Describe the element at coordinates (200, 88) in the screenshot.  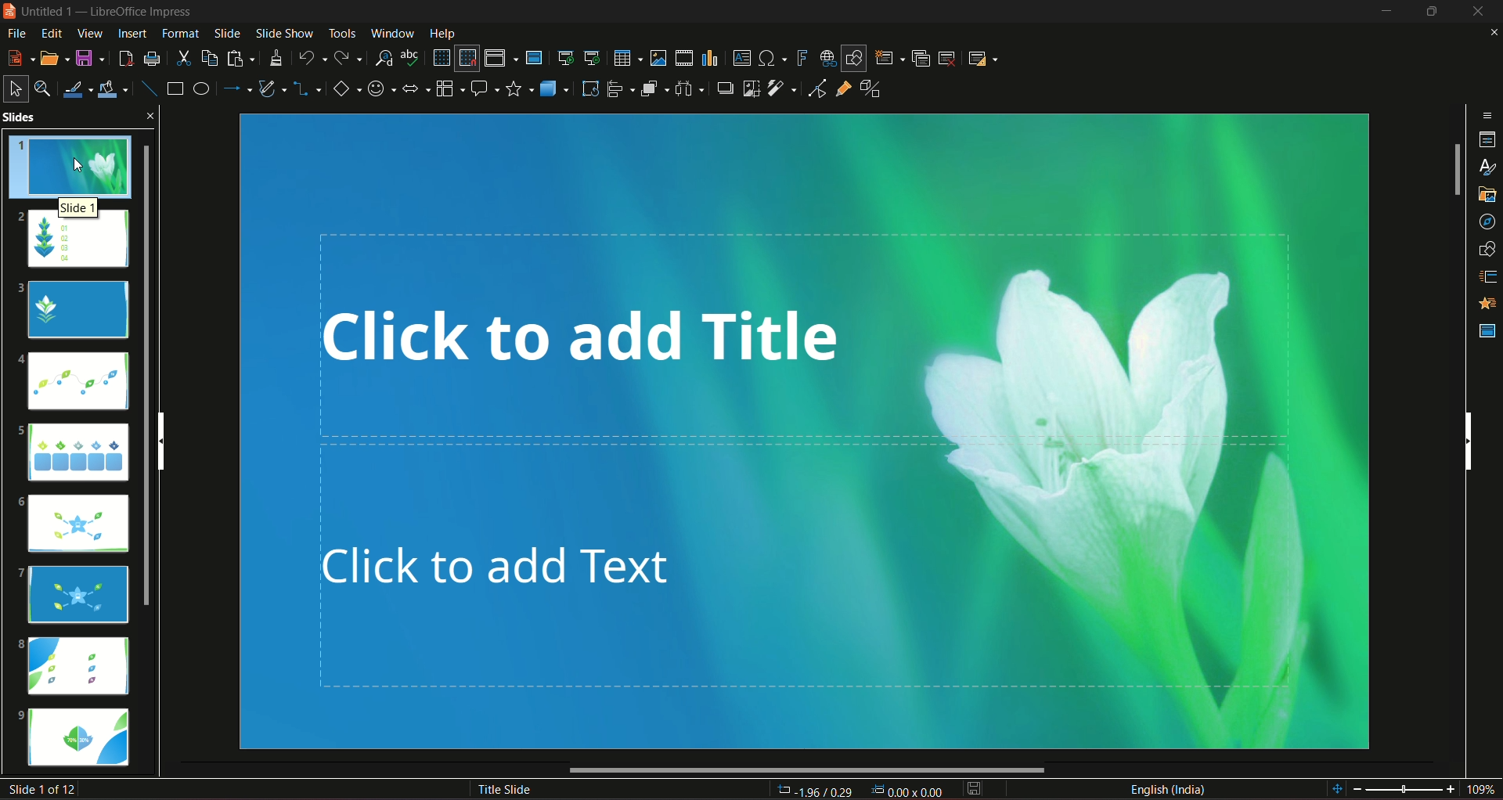
I see `ellipse` at that location.